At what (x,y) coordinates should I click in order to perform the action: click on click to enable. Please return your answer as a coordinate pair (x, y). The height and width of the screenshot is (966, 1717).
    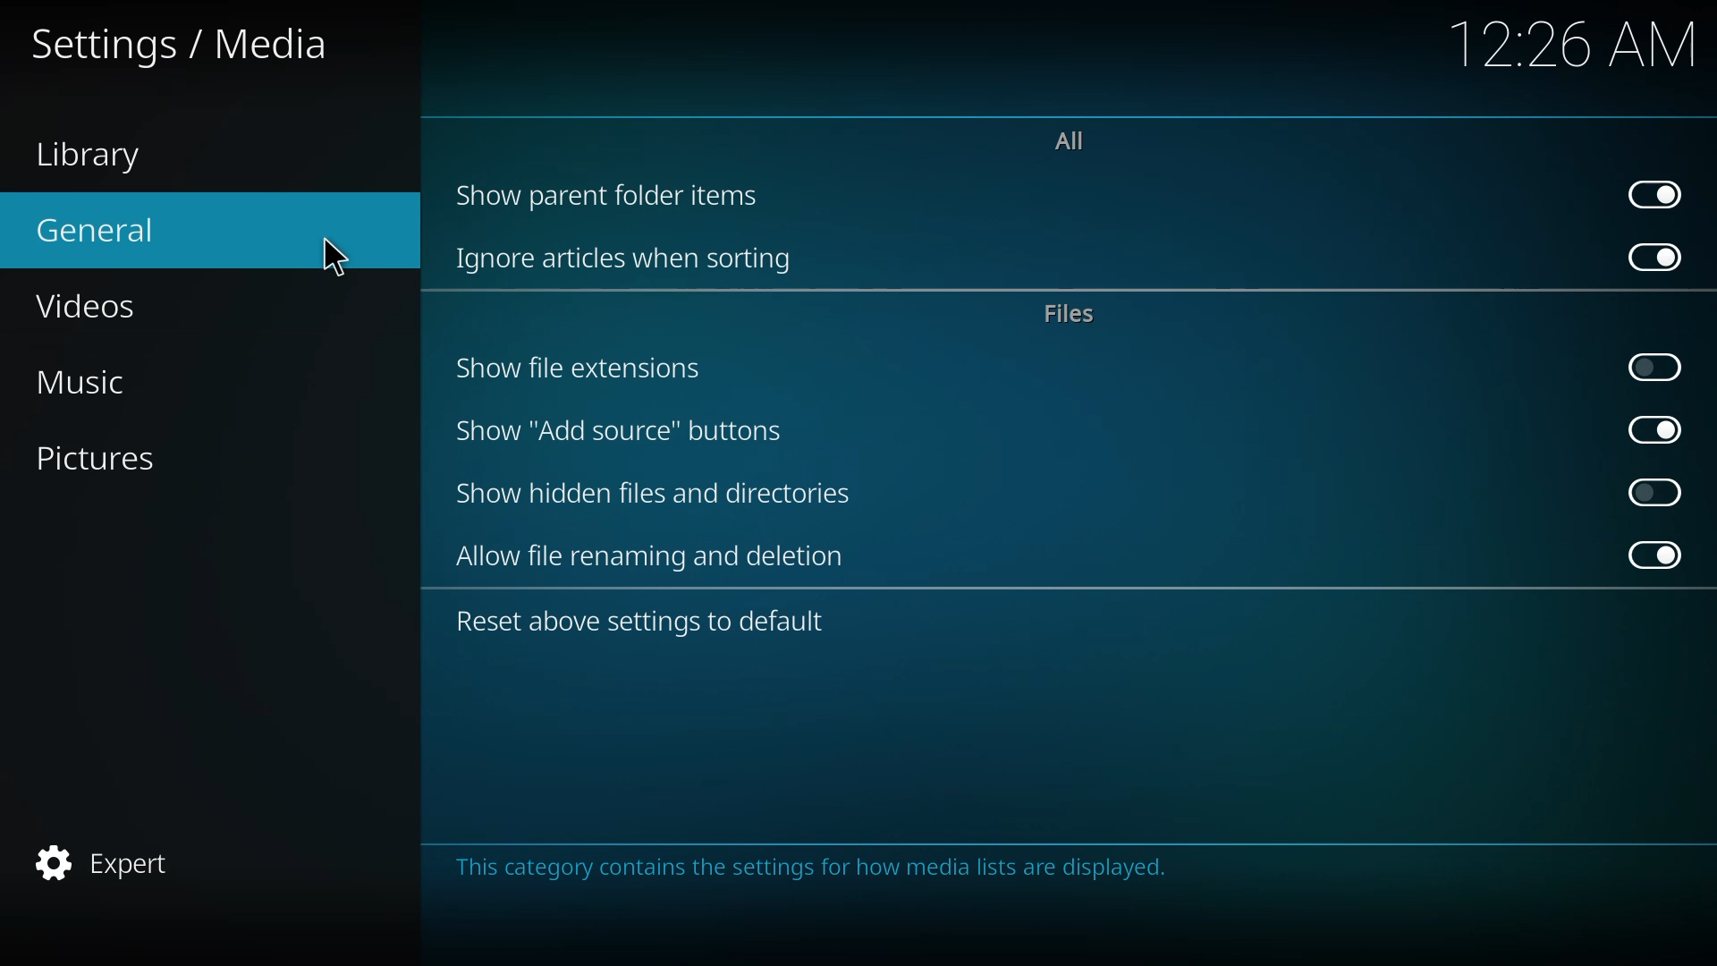
    Looking at the image, I should click on (1655, 489).